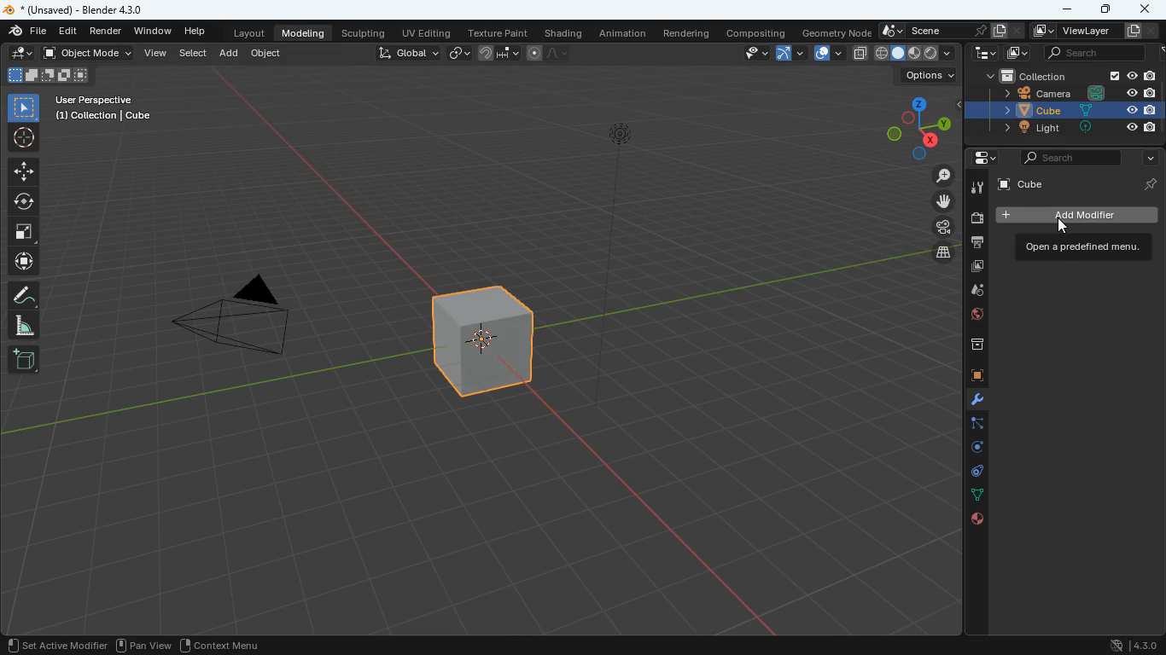  Describe the element at coordinates (33, 644) in the screenshot. I see `pan view` at that location.